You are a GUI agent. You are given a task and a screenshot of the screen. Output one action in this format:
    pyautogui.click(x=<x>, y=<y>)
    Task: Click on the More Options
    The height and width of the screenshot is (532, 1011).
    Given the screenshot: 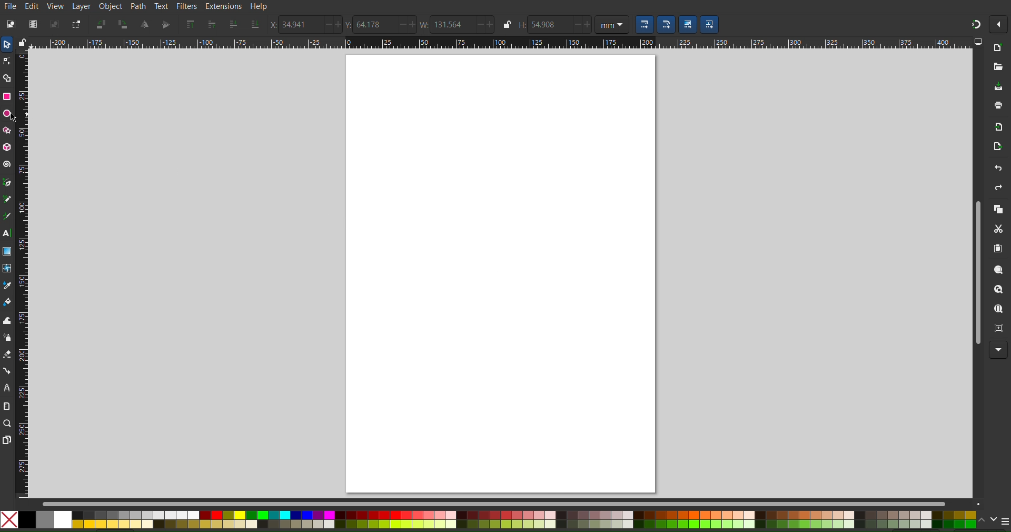 What is the action you would take?
    pyautogui.click(x=998, y=350)
    